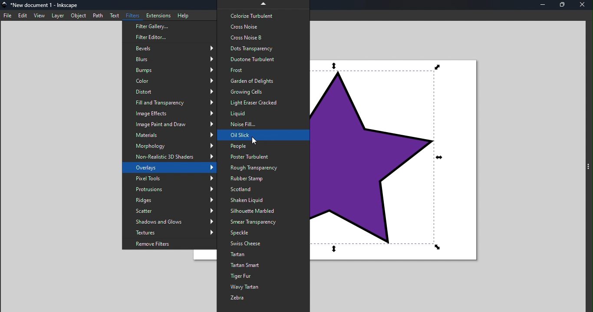 Image resolution: width=593 pixels, height=312 pixels. I want to click on Tartan, so click(263, 255).